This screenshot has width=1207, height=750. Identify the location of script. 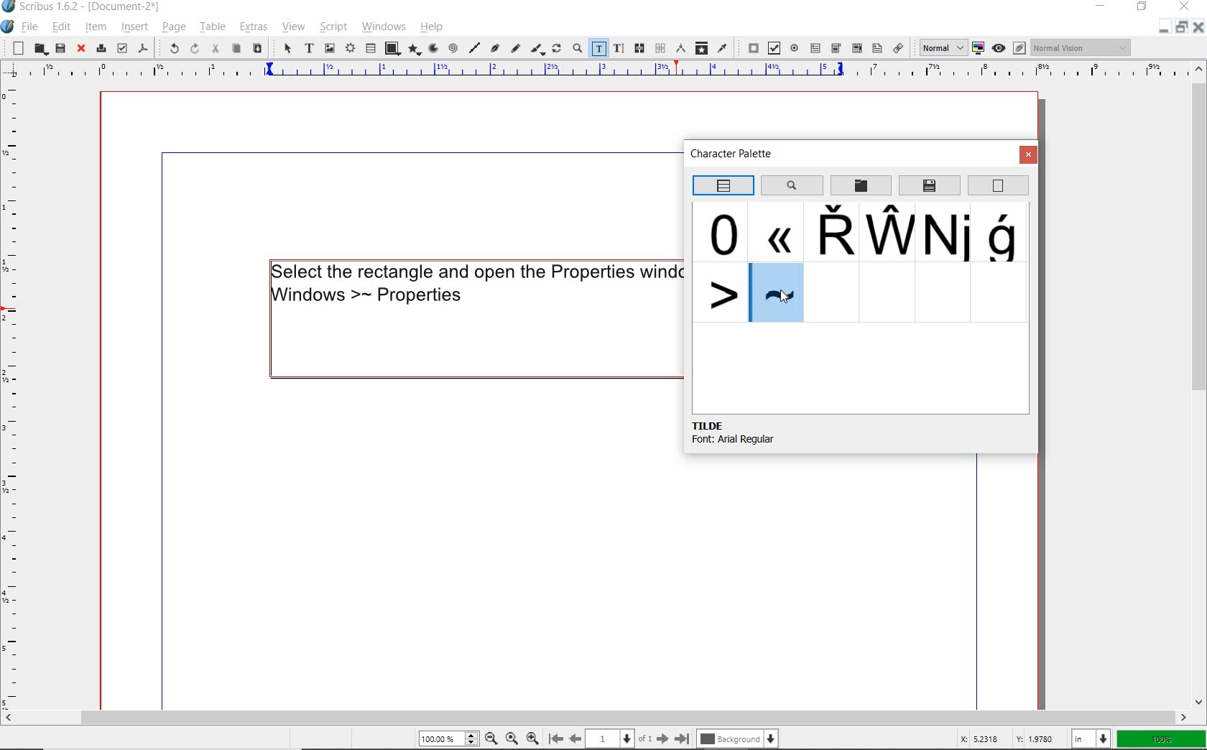
(331, 27).